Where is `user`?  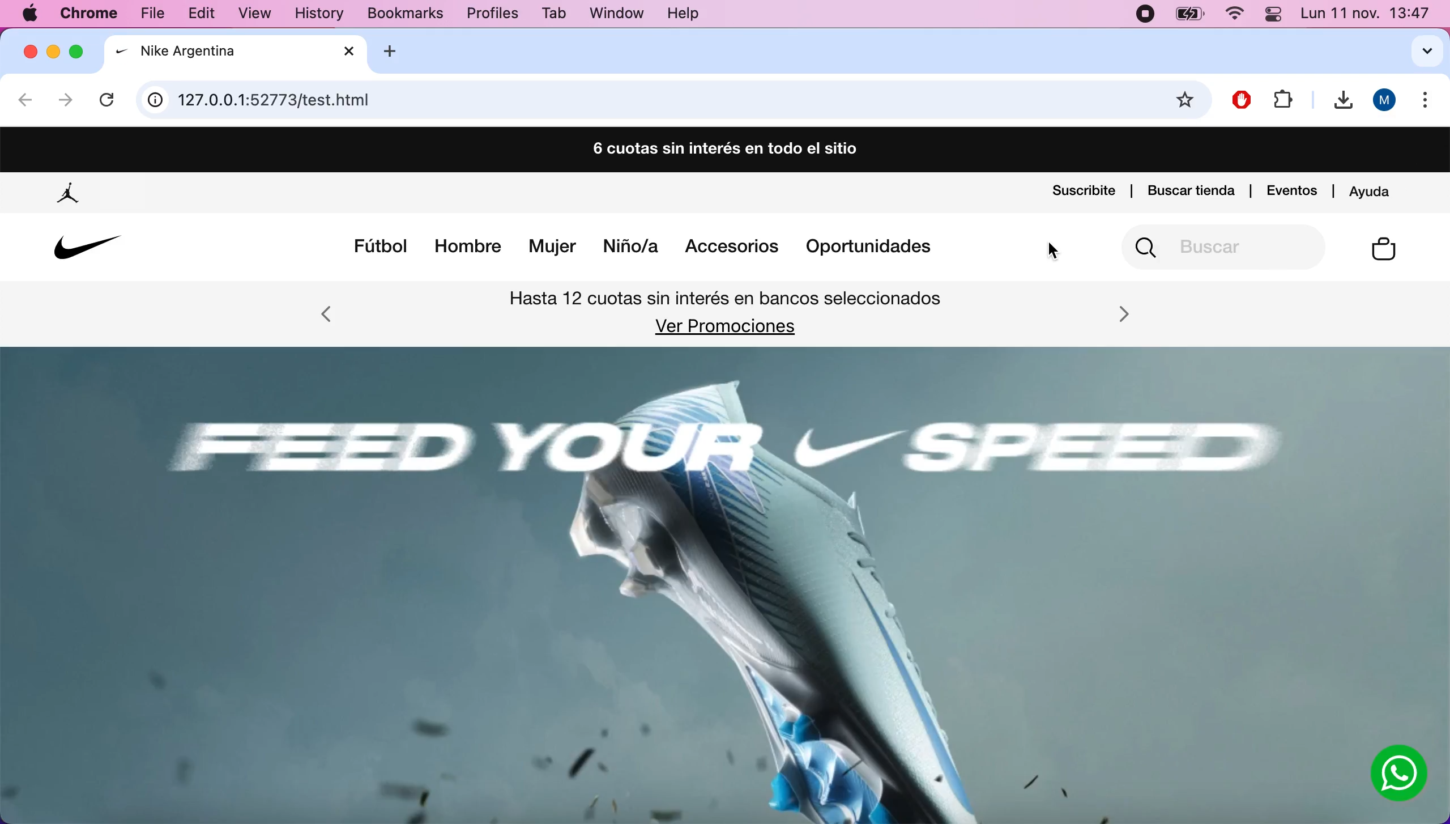
user is located at coordinates (1385, 100).